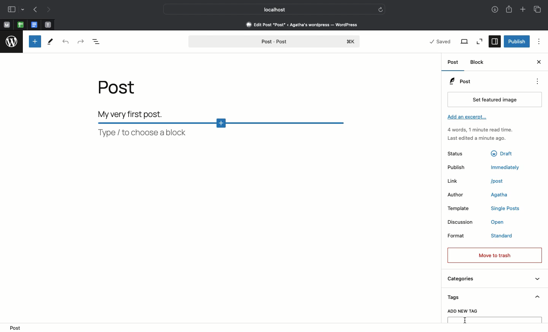  Describe the element at coordinates (471, 118) in the screenshot. I see `Add an excerpt` at that location.